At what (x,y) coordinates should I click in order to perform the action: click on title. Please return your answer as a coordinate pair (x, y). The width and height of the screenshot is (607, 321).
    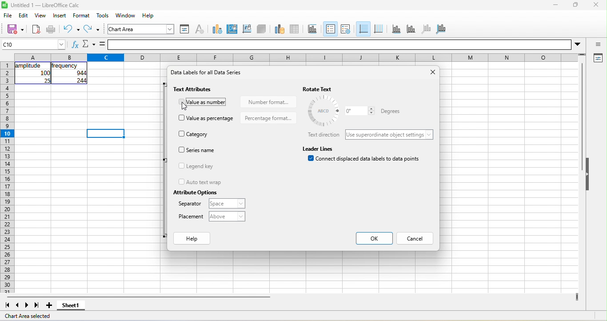
    Looking at the image, I should click on (314, 29).